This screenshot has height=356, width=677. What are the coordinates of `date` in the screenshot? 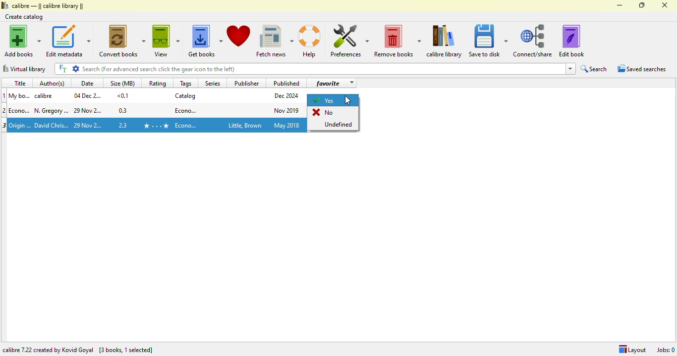 It's located at (89, 126).